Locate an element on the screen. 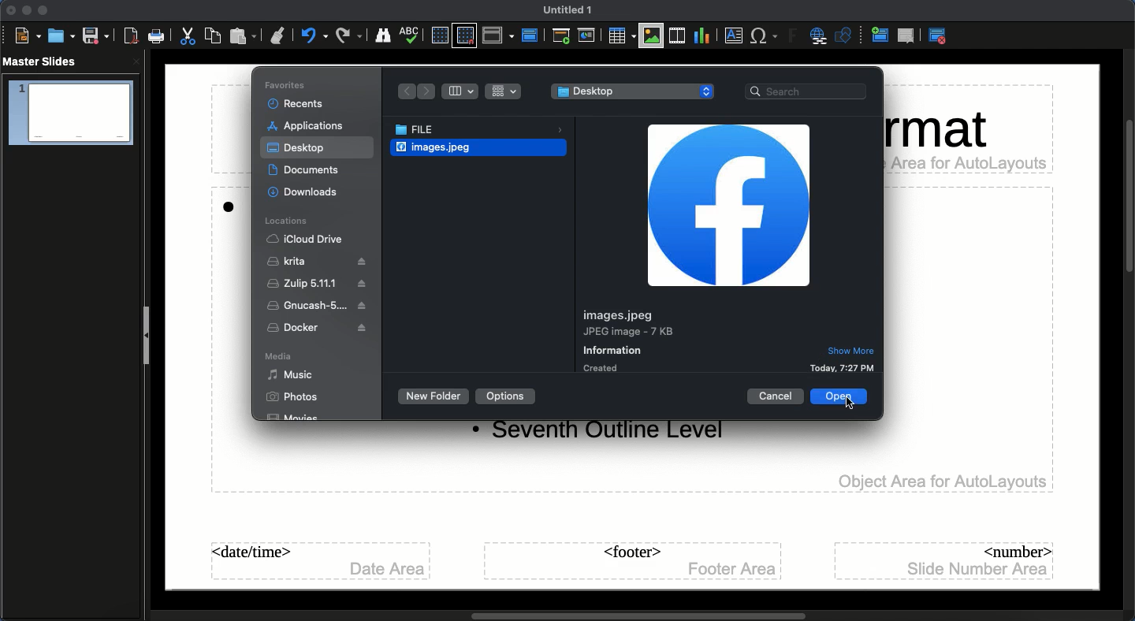 The width and height of the screenshot is (1135, 621). New folder is located at coordinates (434, 396).